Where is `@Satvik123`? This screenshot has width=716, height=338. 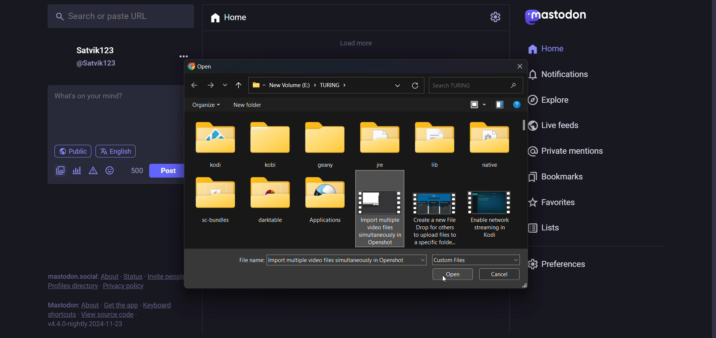 @Satvik123 is located at coordinates (101, 64).